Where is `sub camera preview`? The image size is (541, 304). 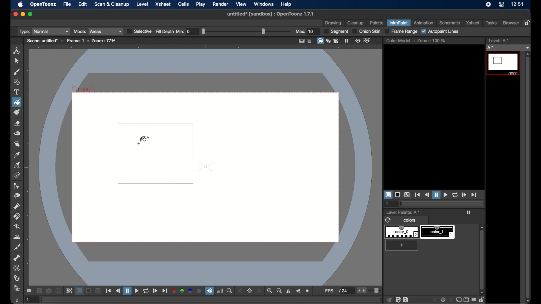
sub camera preview is located at coordinates (367, 41).